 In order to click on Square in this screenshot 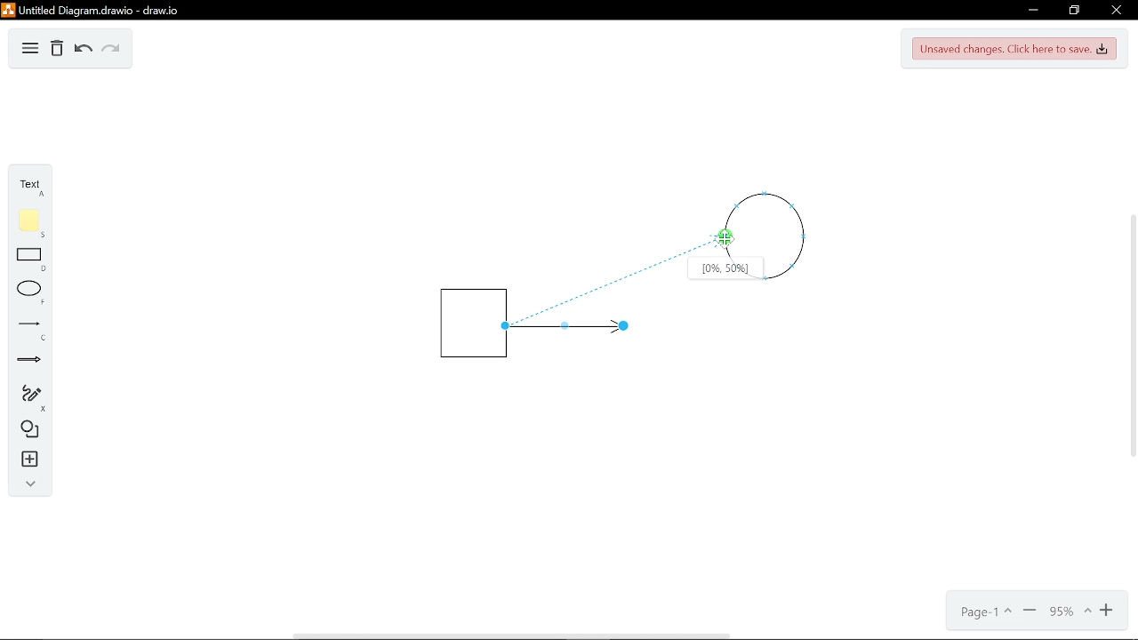, I will do `click(456, 326)`.